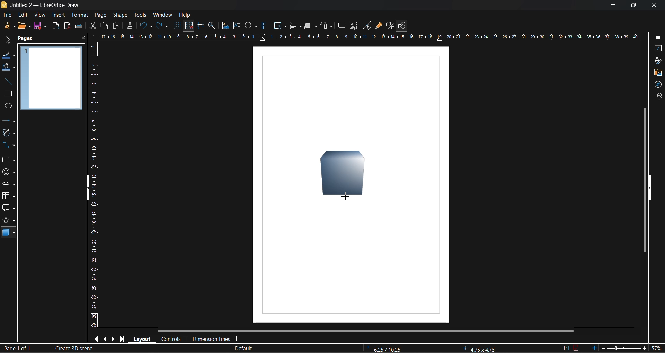  I want to click on line color, so click(8, 56).